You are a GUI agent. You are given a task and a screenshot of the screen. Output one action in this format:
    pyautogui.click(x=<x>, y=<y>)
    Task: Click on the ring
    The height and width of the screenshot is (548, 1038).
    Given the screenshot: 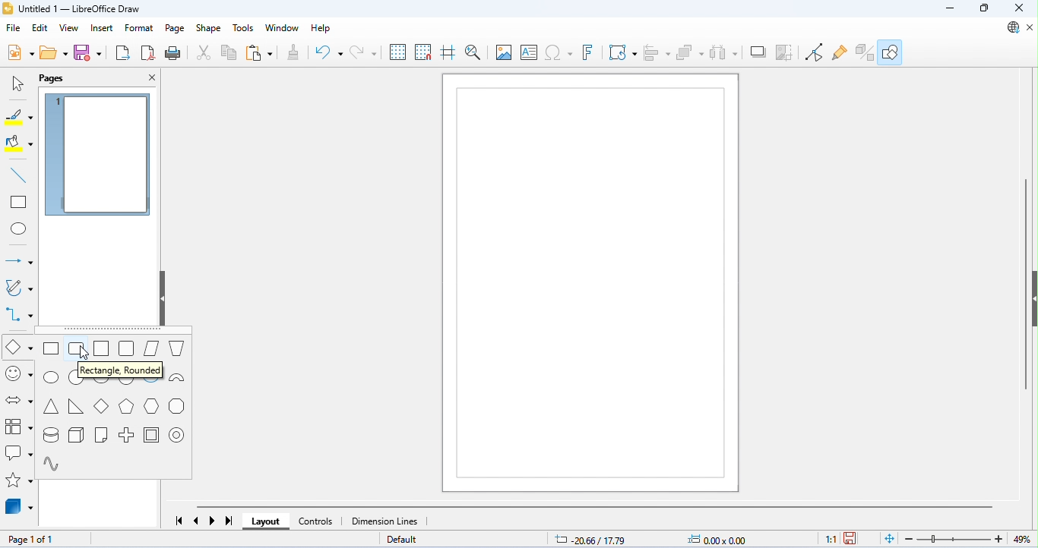 What is the action you would take?
    pyautogui.click(x=177, y=435)
    